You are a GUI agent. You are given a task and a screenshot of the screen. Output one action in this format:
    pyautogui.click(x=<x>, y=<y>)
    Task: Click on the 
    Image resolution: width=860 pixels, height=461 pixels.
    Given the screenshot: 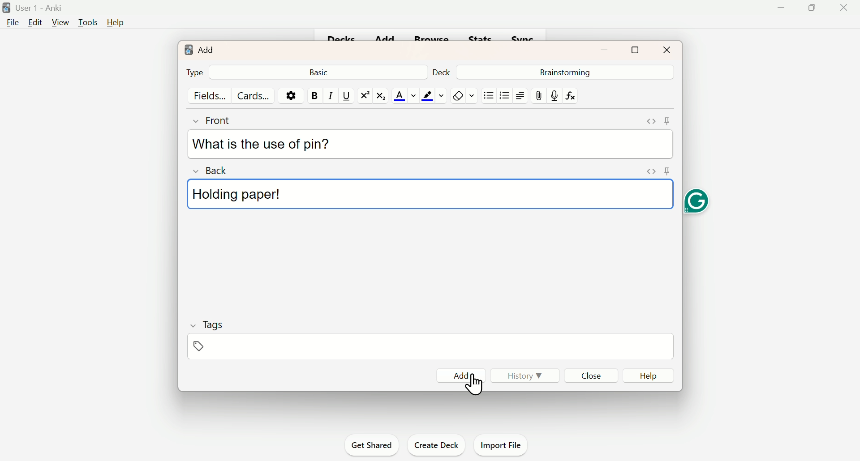 What is the action you would take?
    pyautogui.click(x=199, y=73)
    